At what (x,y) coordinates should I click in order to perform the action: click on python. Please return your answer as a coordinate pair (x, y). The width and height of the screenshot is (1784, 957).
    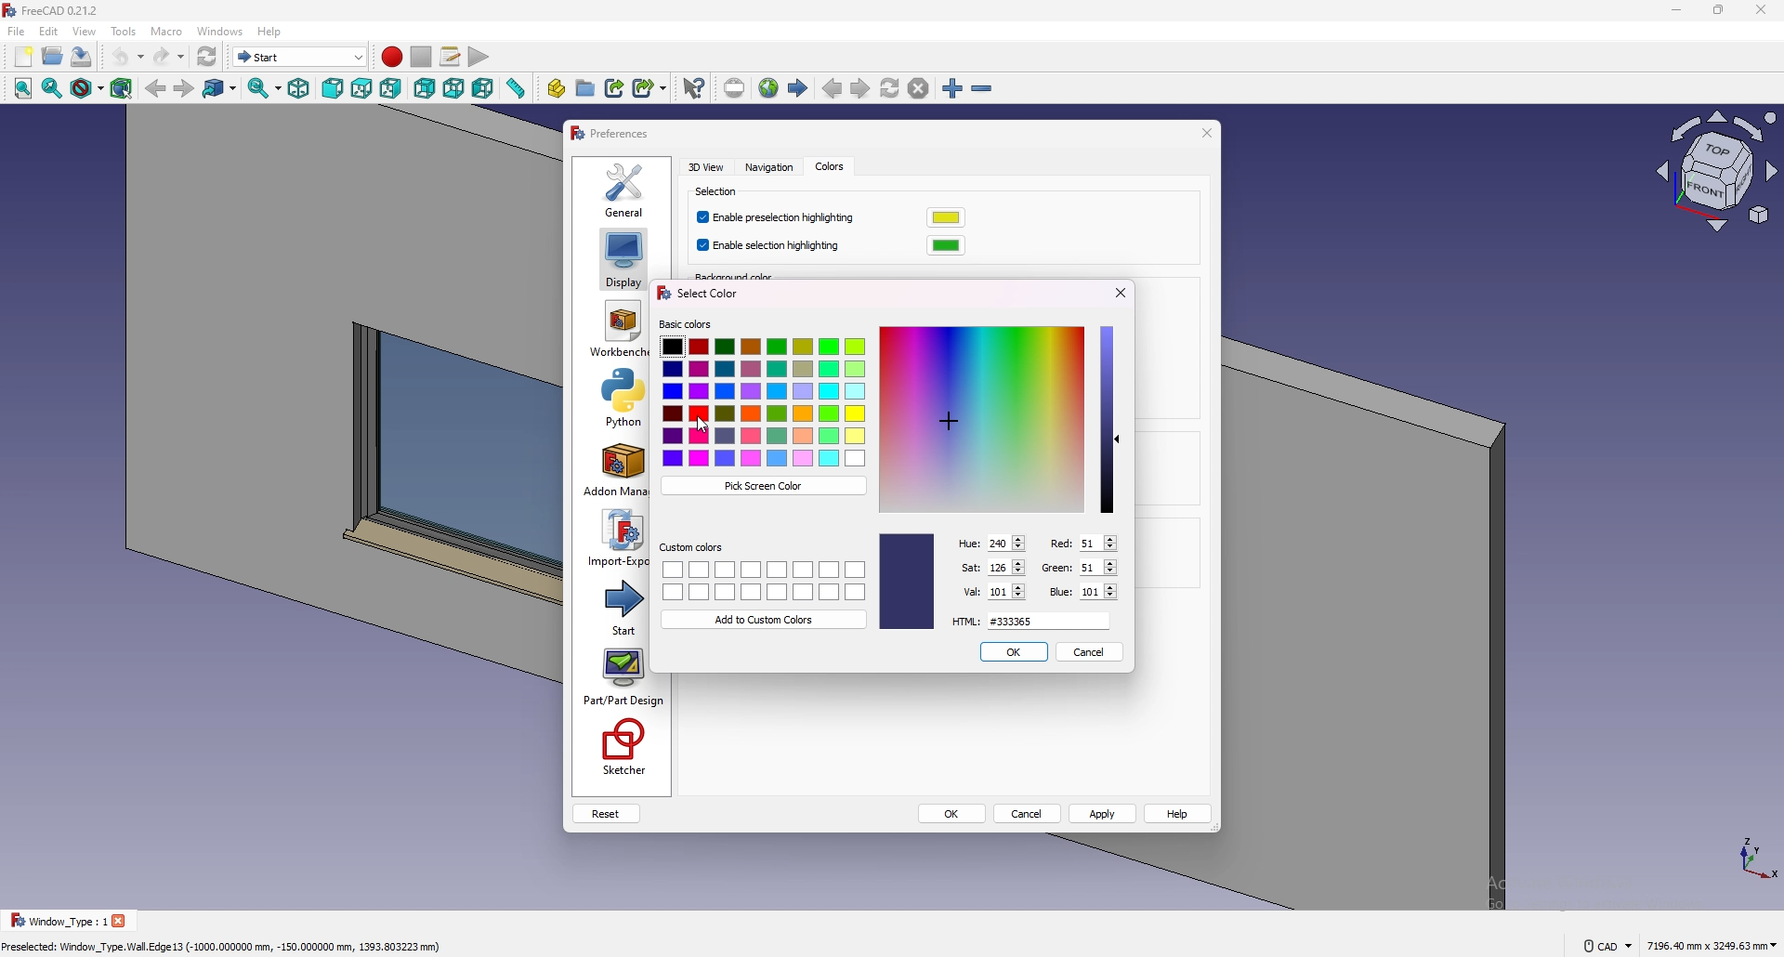
    Looking at the image, I should click on (615, 398).